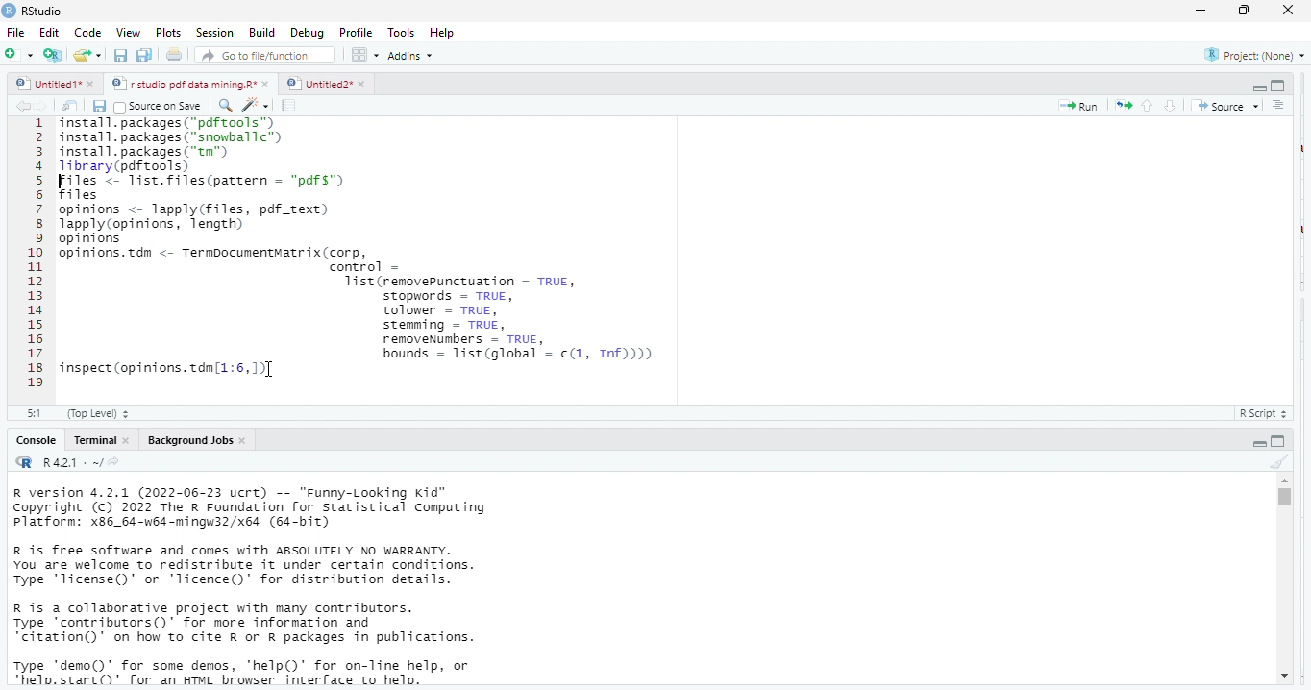 Image resolution: width=1311 pixels, height=690 pixels. Describe the element at coordinates (45, 106) in the screenshot. I see `go forward to the next source location` at that location.